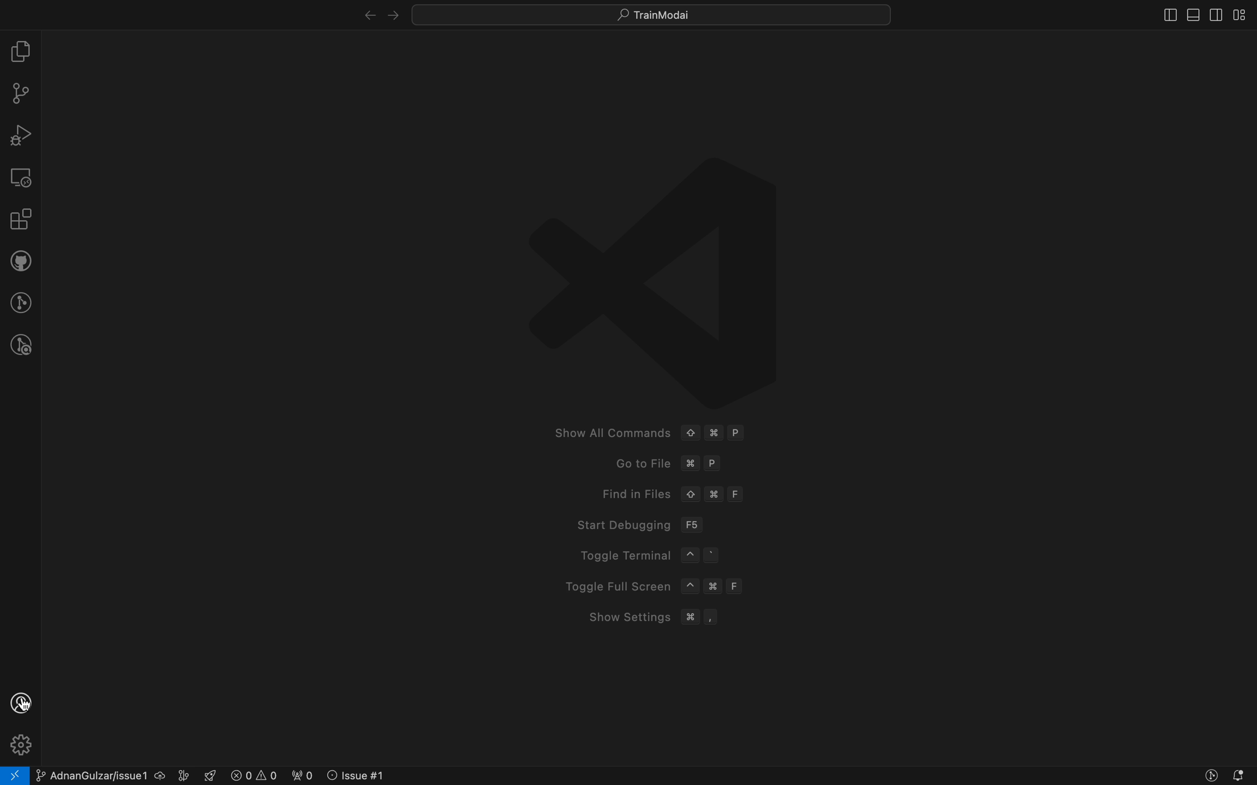  I want to click on git lens inspect, so click(18, 345).